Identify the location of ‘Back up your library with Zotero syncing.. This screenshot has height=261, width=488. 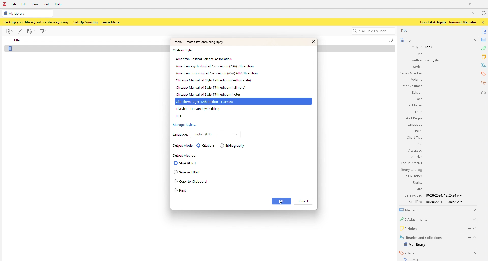
(35, 22).